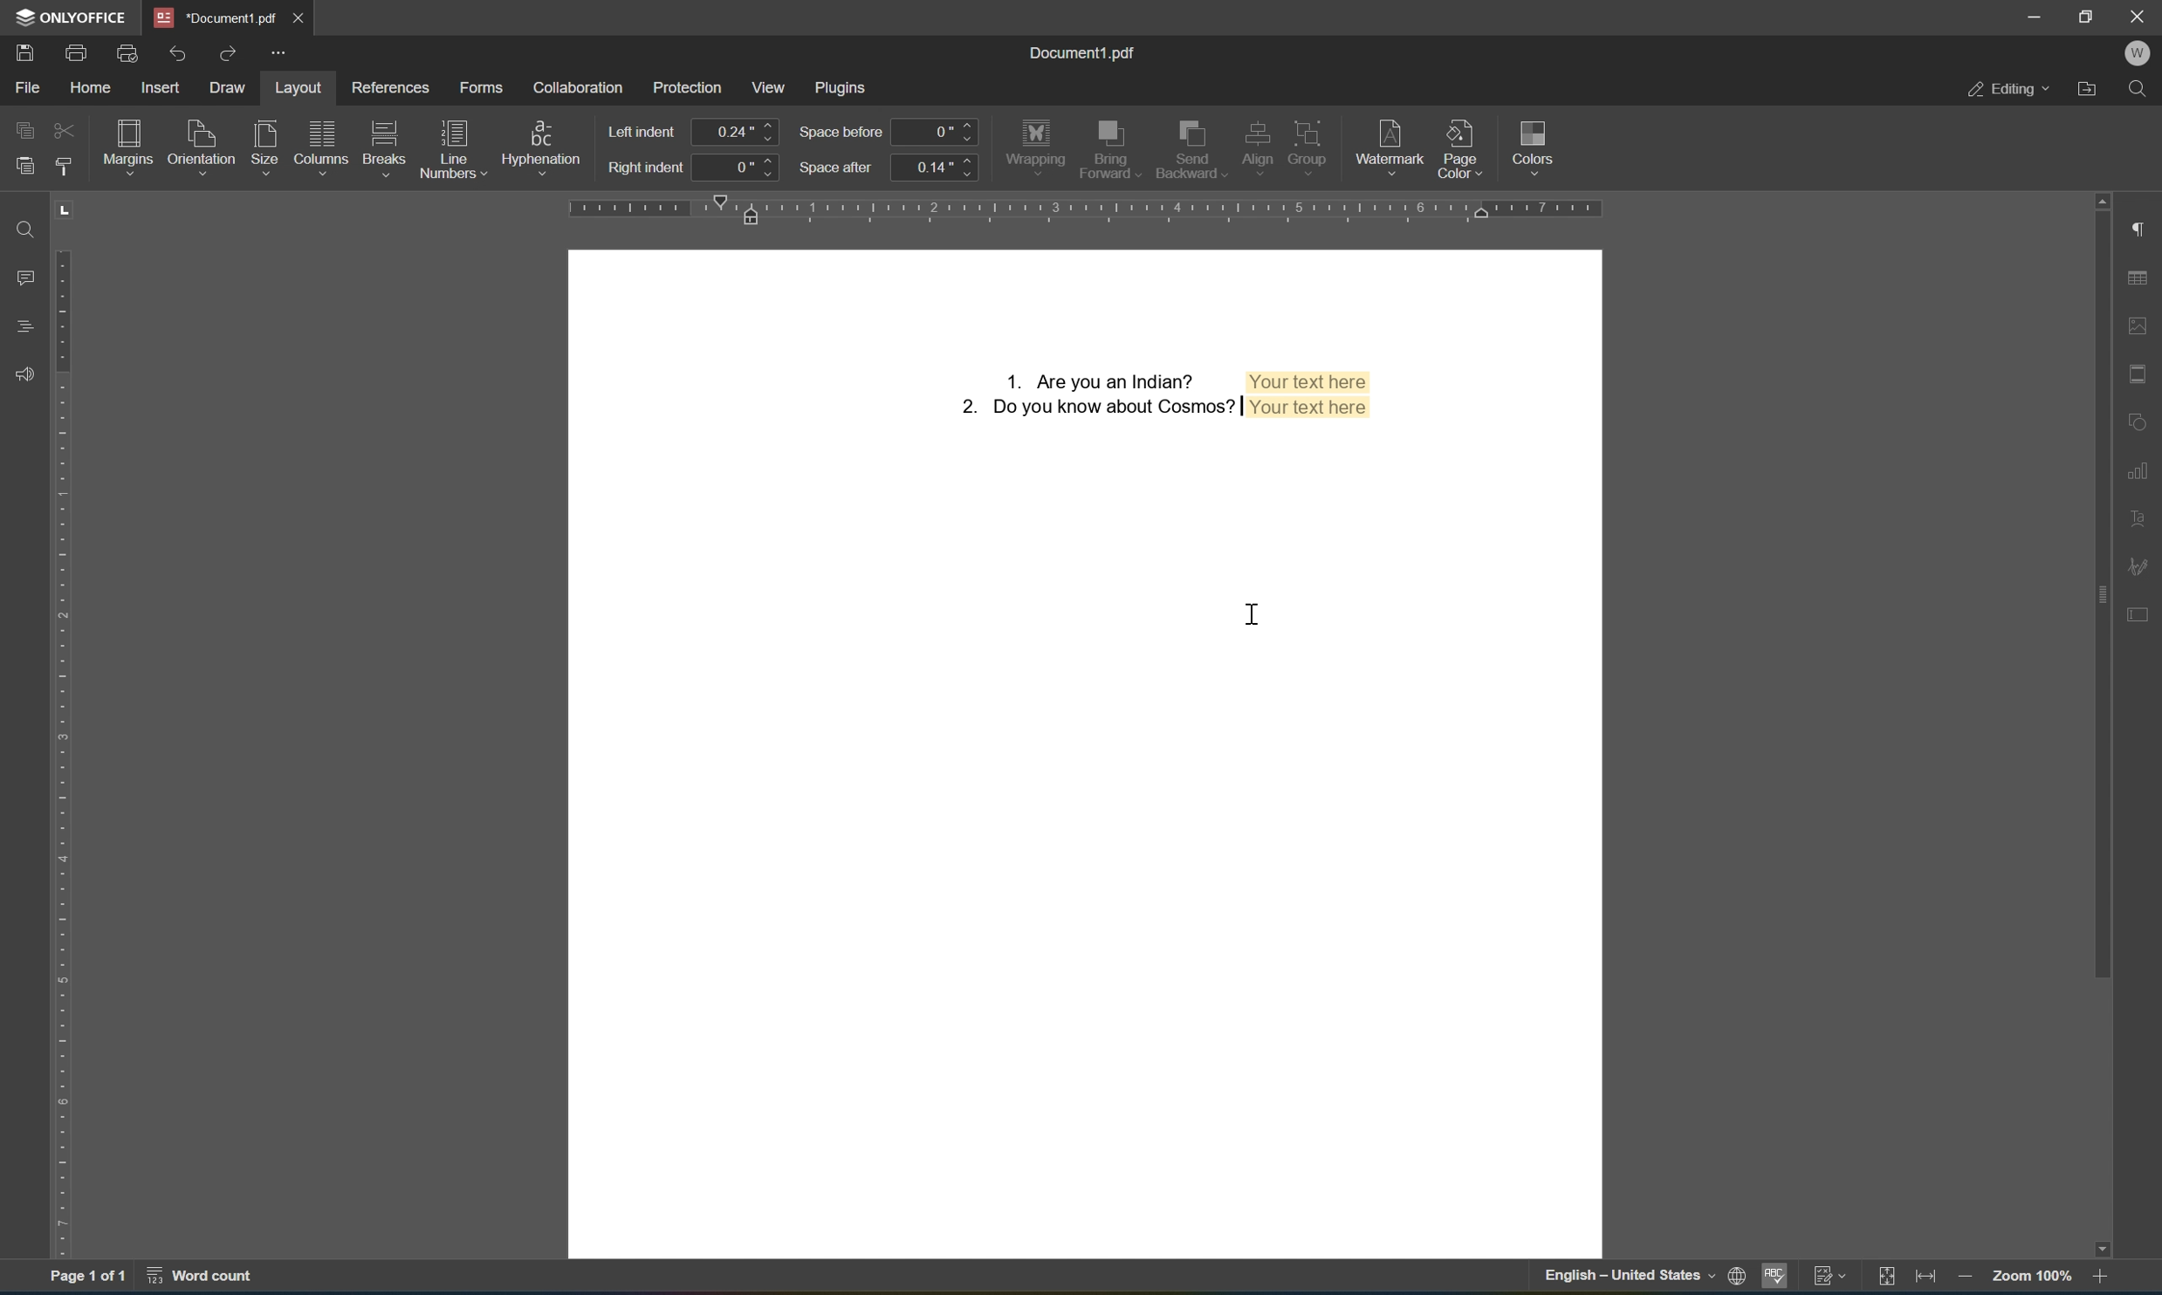  Describe the element at coordinates (2145, 326) in the screenshot. I see `image settings` at that location.